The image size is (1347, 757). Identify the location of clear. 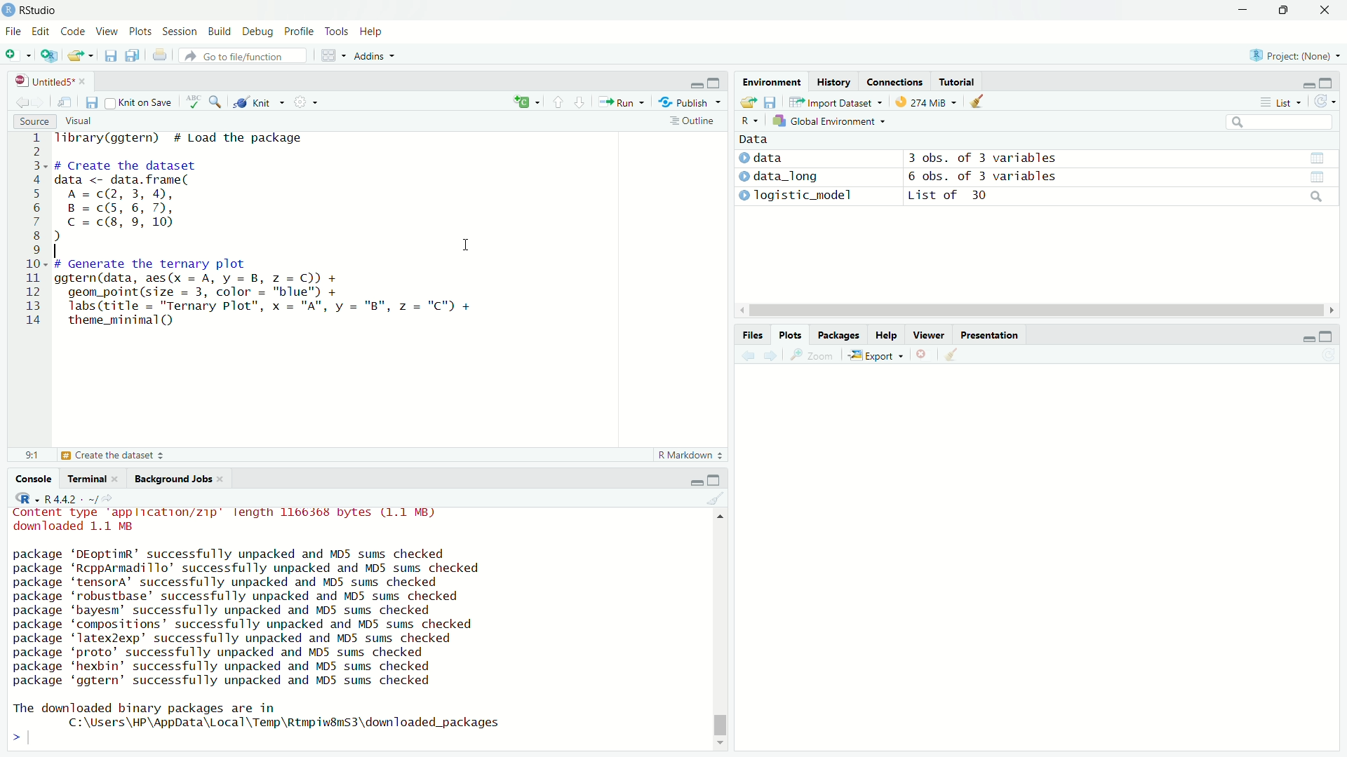
(951, 354).